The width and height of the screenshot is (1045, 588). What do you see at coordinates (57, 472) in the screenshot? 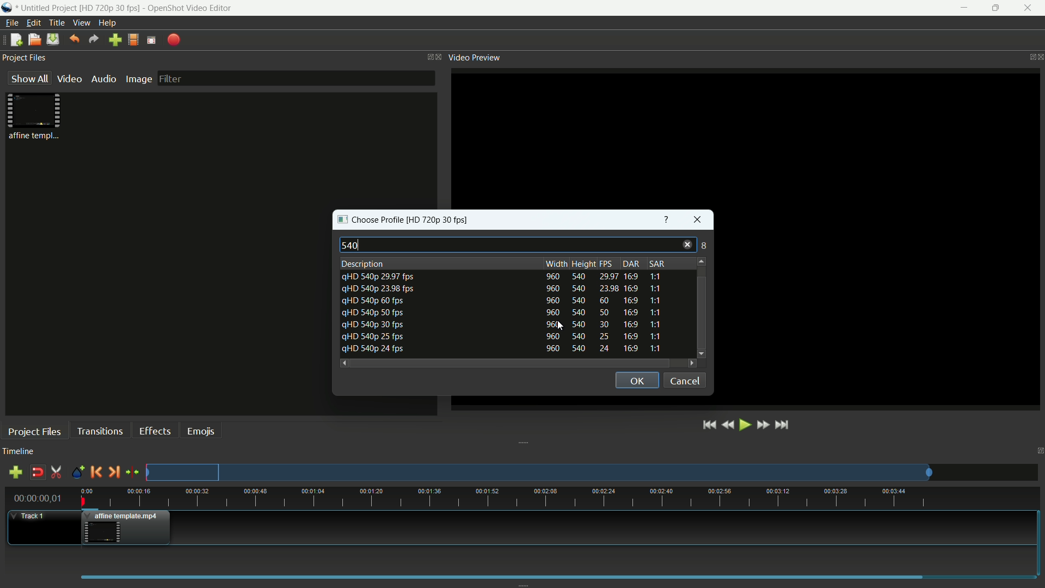
I see `enable razor` at bounding box center [57, 472].